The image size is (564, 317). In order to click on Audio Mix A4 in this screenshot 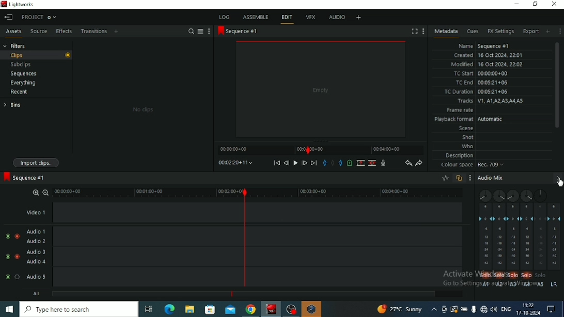, I will do `click(527, 236)`.